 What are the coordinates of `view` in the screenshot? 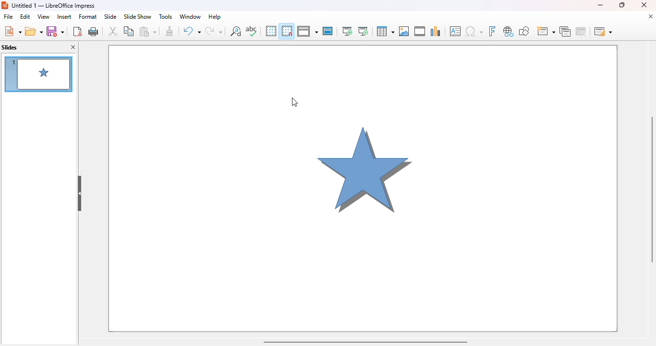 It's located at (43, 17).